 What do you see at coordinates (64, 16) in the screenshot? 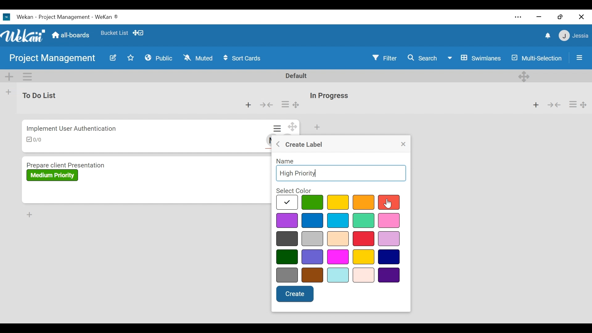
I see `Wekan Desktop Icon` at bounding box center [64, 16].